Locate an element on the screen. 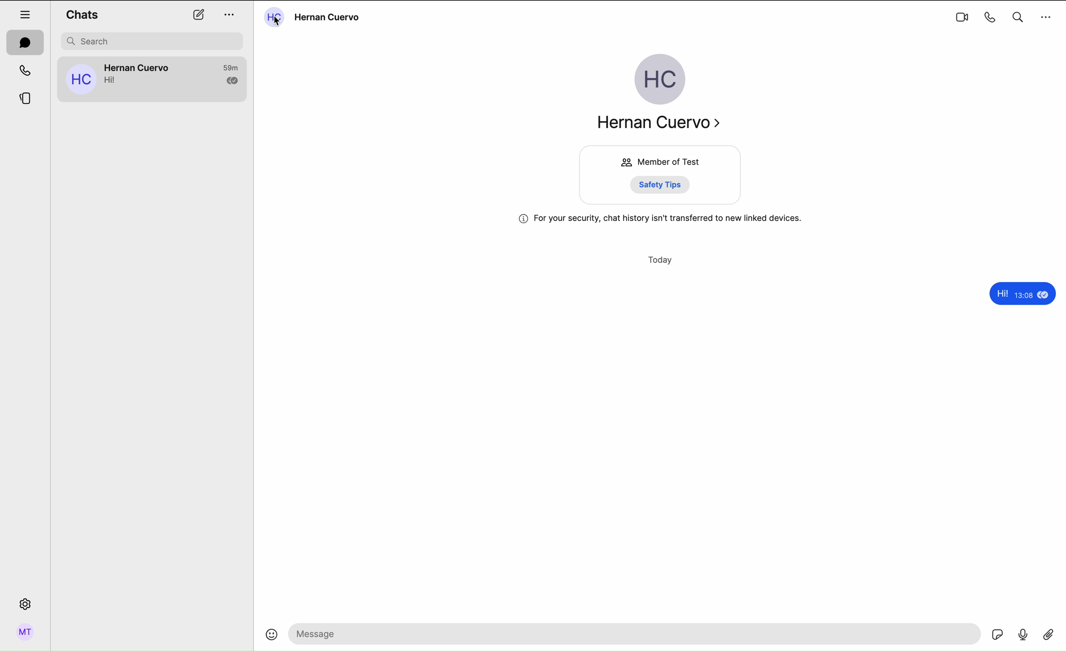  new chat is located at coordinates (199, 15).